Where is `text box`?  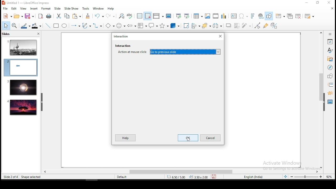 text box is located at coordinates (233, 16).